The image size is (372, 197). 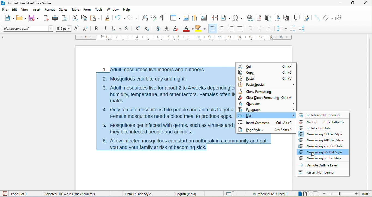 What do you see at coordinates (164, 18) in the screenshot?
I see `toggle formatting marks` at bounding box center [164, 18].